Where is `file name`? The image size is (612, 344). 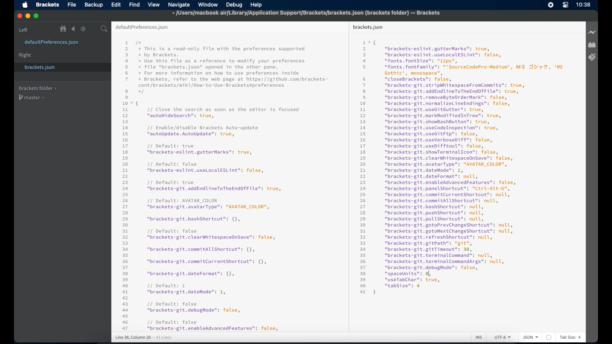 file name is located at coordinates (307, 13).